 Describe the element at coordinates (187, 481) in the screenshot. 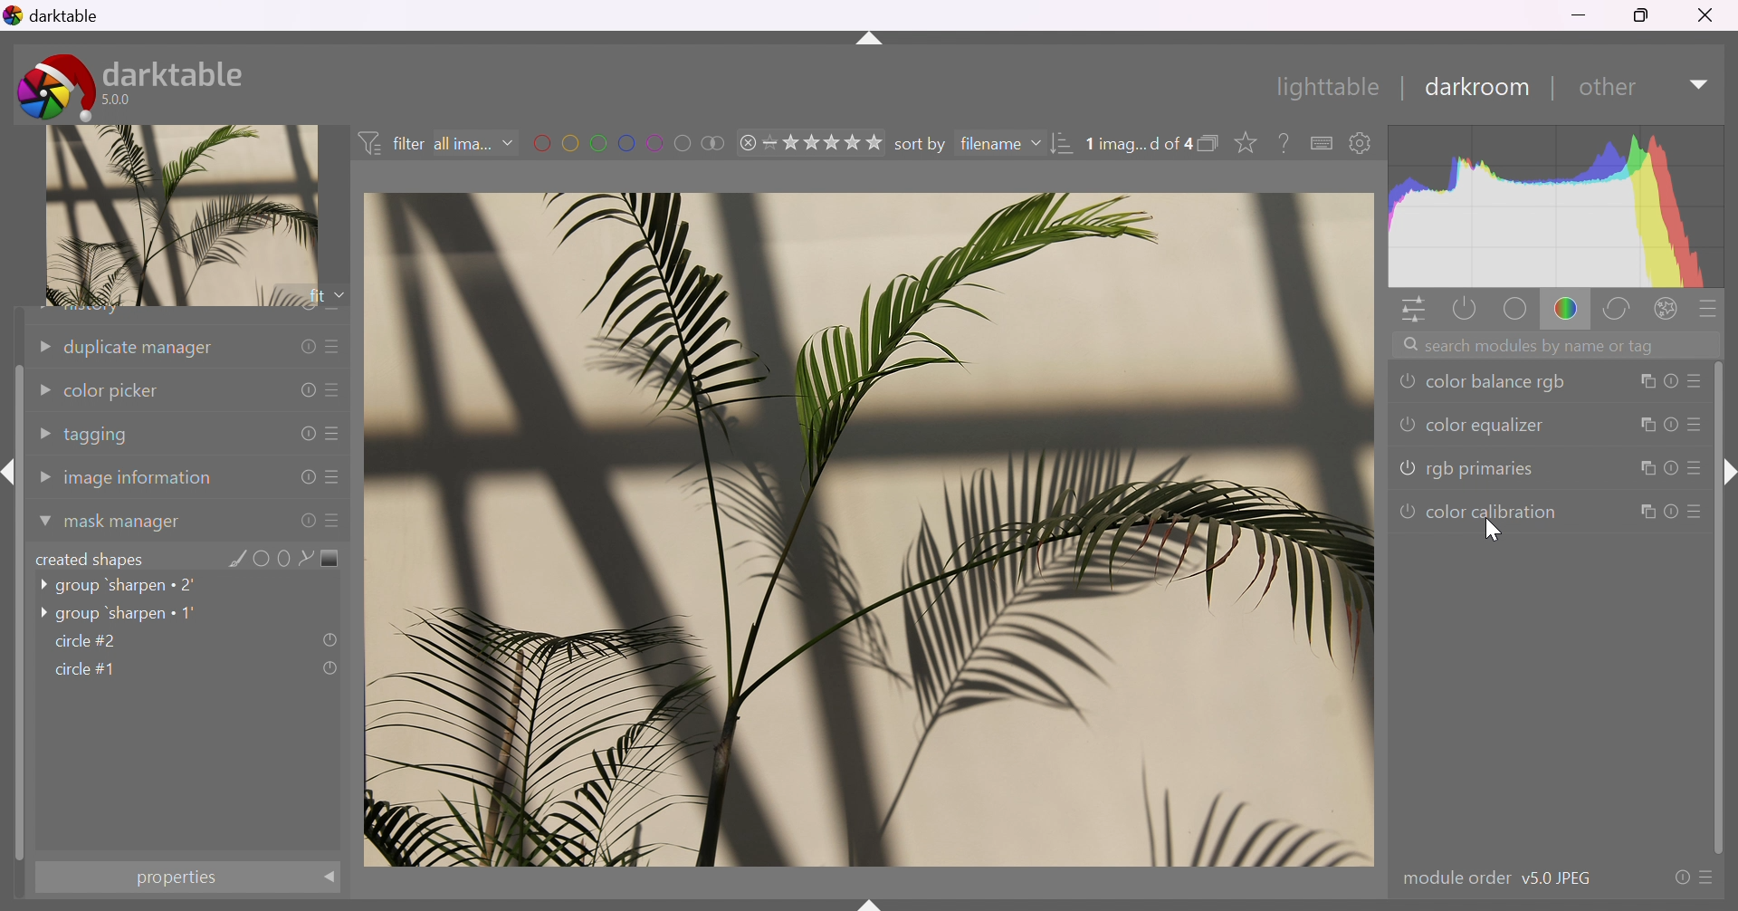

I see `image information` at that location.